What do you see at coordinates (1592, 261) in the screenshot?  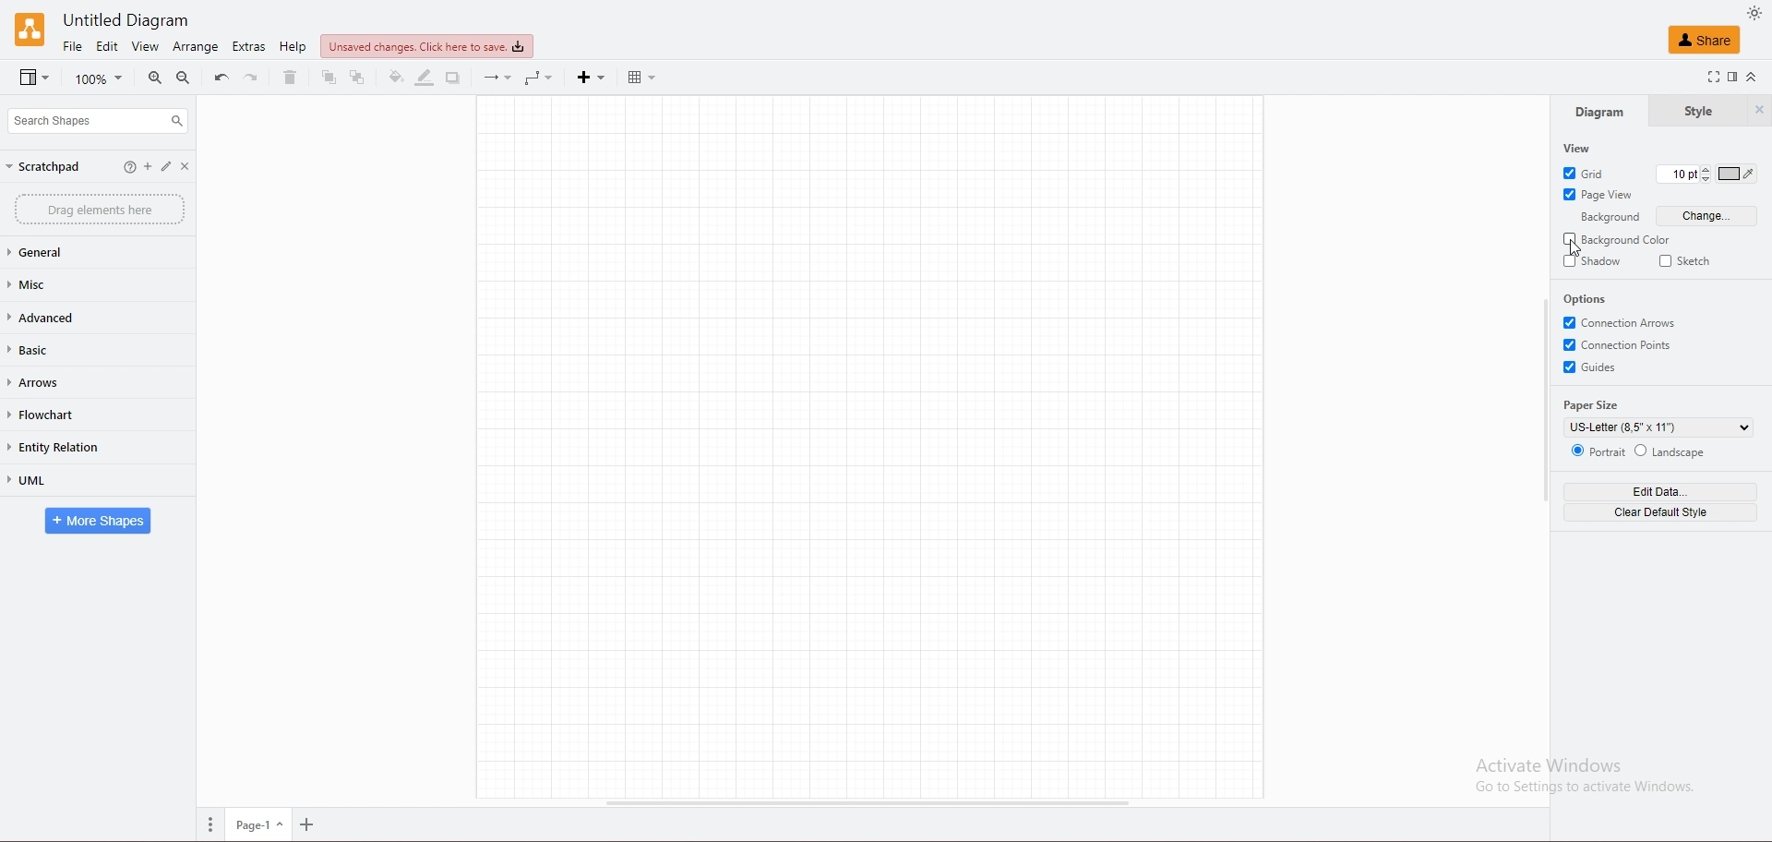 I see `shadow` at bounding box center [1592, 261].